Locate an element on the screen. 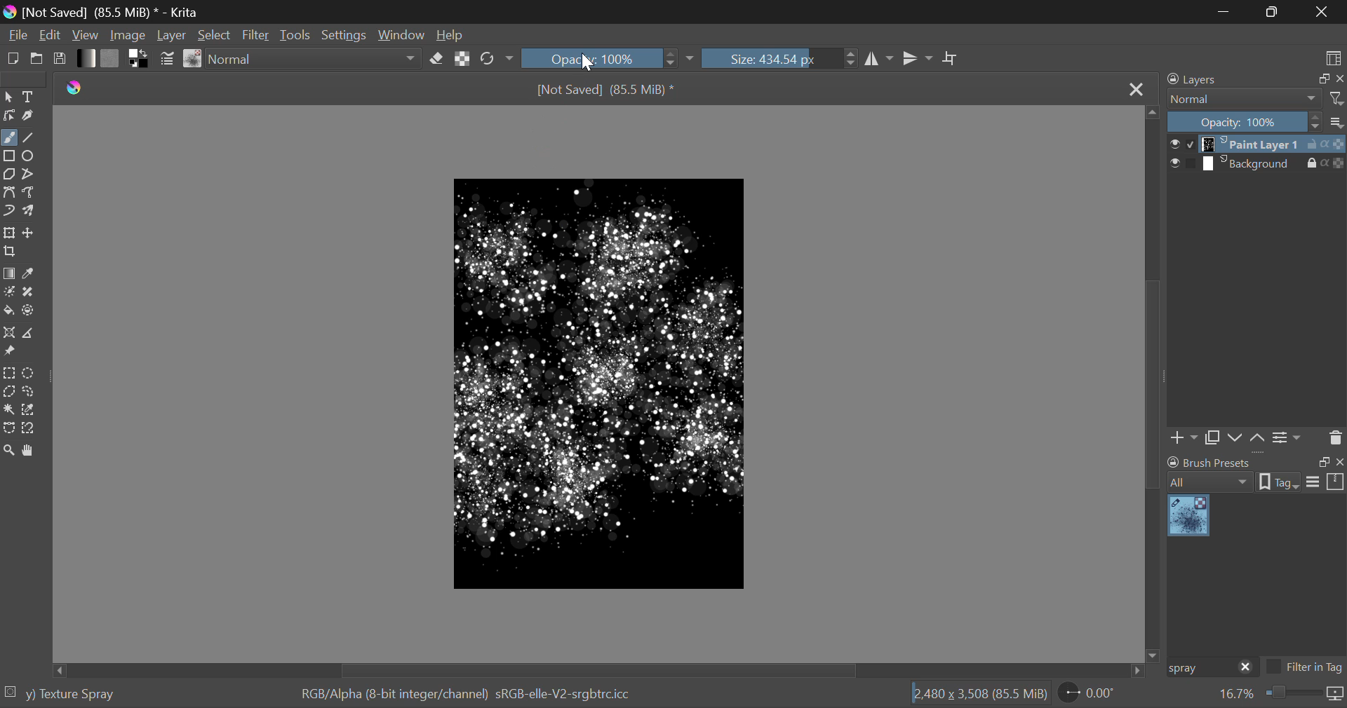  Magnetic Selection is located at coordinates (33, 429).